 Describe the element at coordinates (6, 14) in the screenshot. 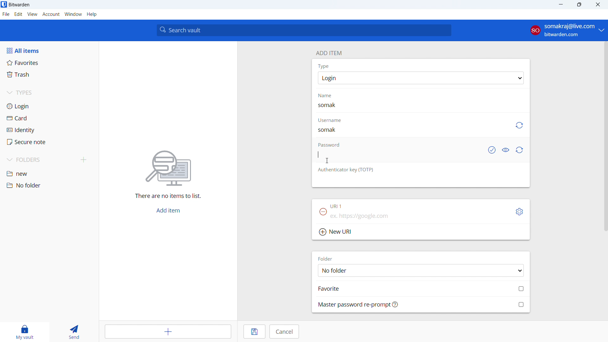

I see `file` at that location.